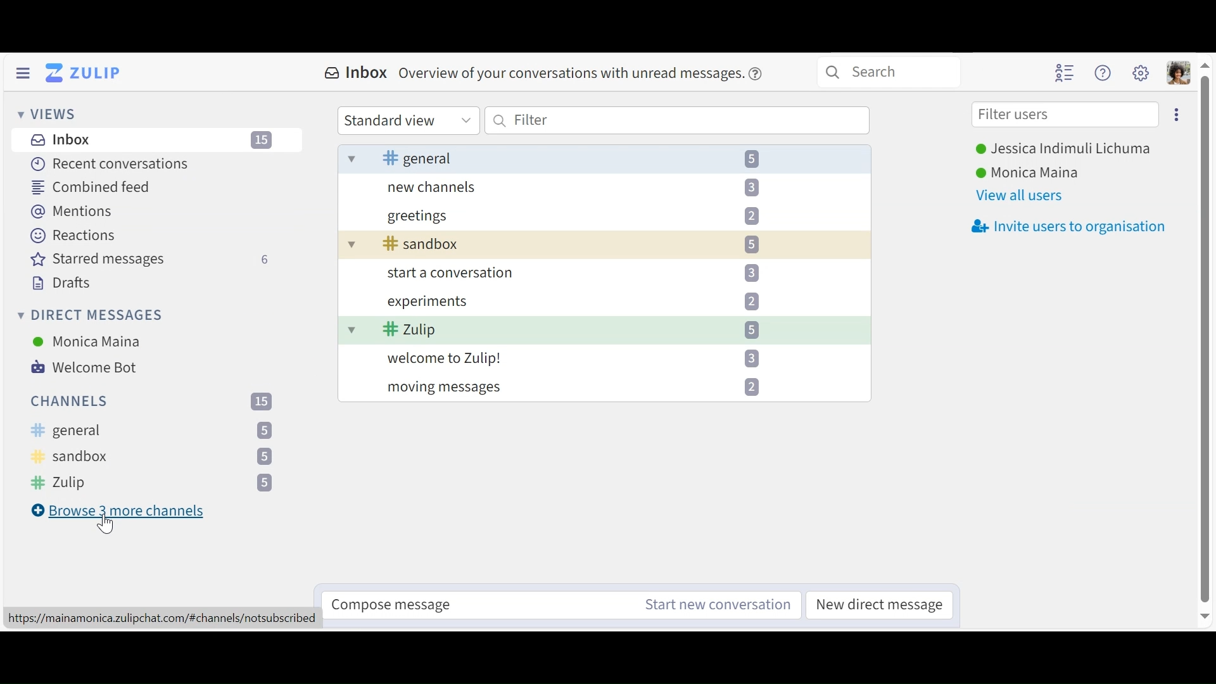 Image resolution: width=1216 pixels, height=684 pixels. Describe the element at coordinates (608, 330) in the screenshot. I see `inbox unread messages` at that location.